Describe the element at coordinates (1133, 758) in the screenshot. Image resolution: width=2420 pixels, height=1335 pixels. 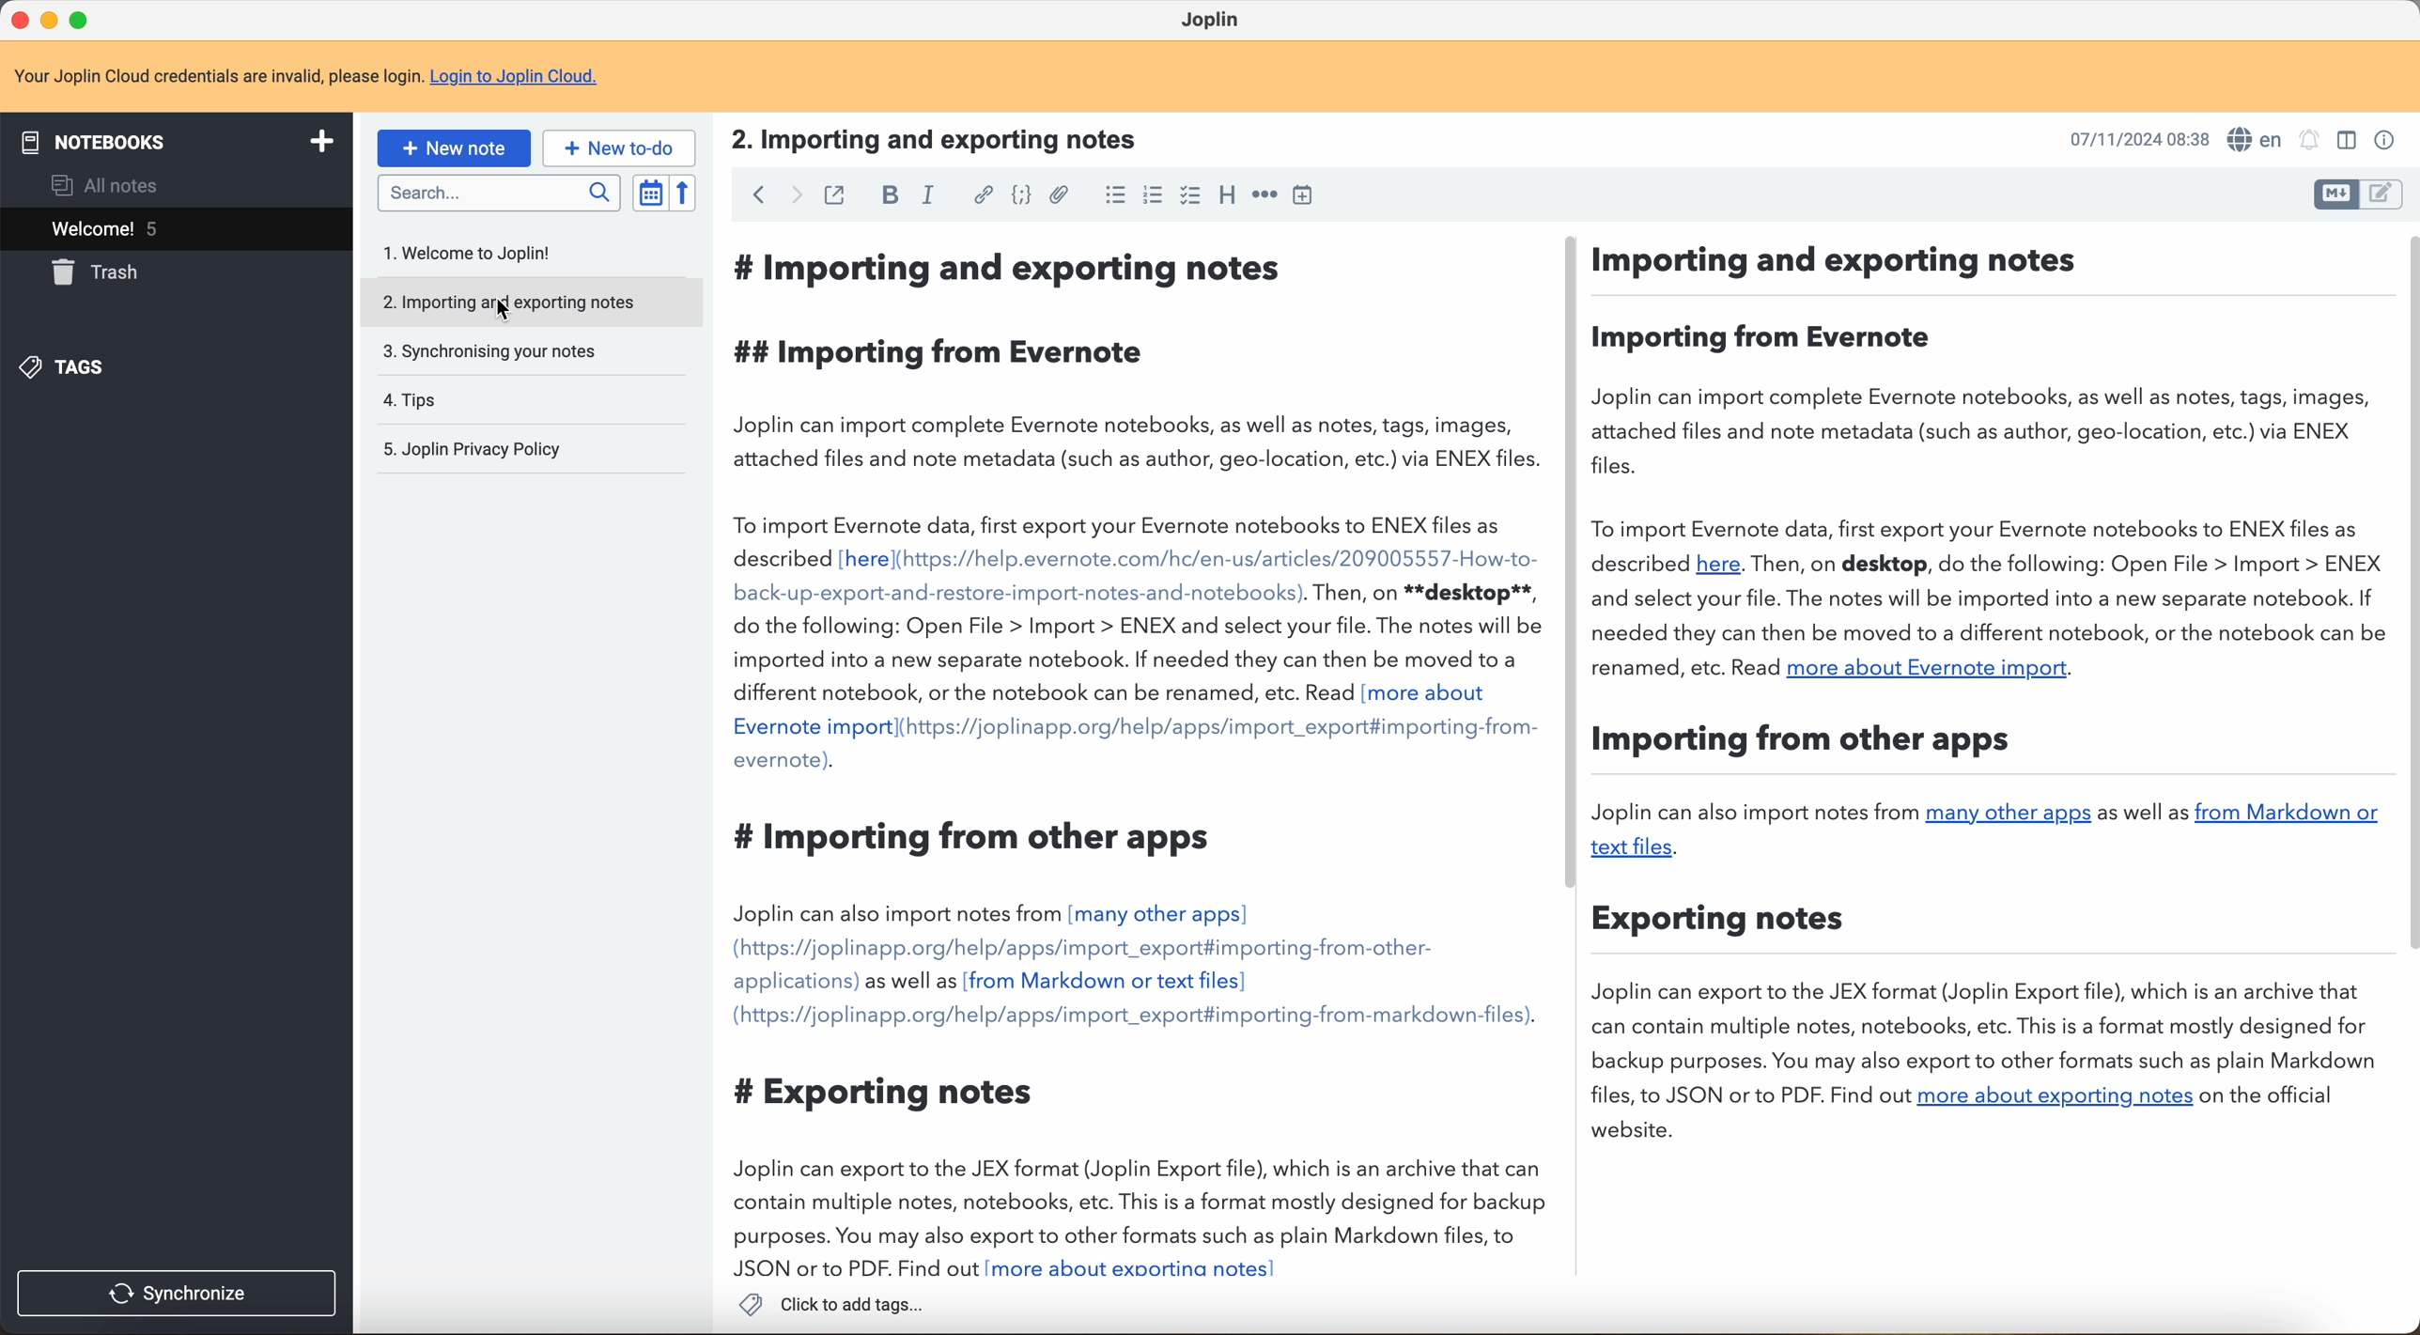
I see `Importing and exporting notes: Joplin can import complete Evernote notebooks, as well as notes, tags, images, attached files and note metadata (such as as author, geo-location, etc) vía ENEX files. To import Evernote data, first export your Evernote notebooks to ENEX files aside described (here)…` at that location.